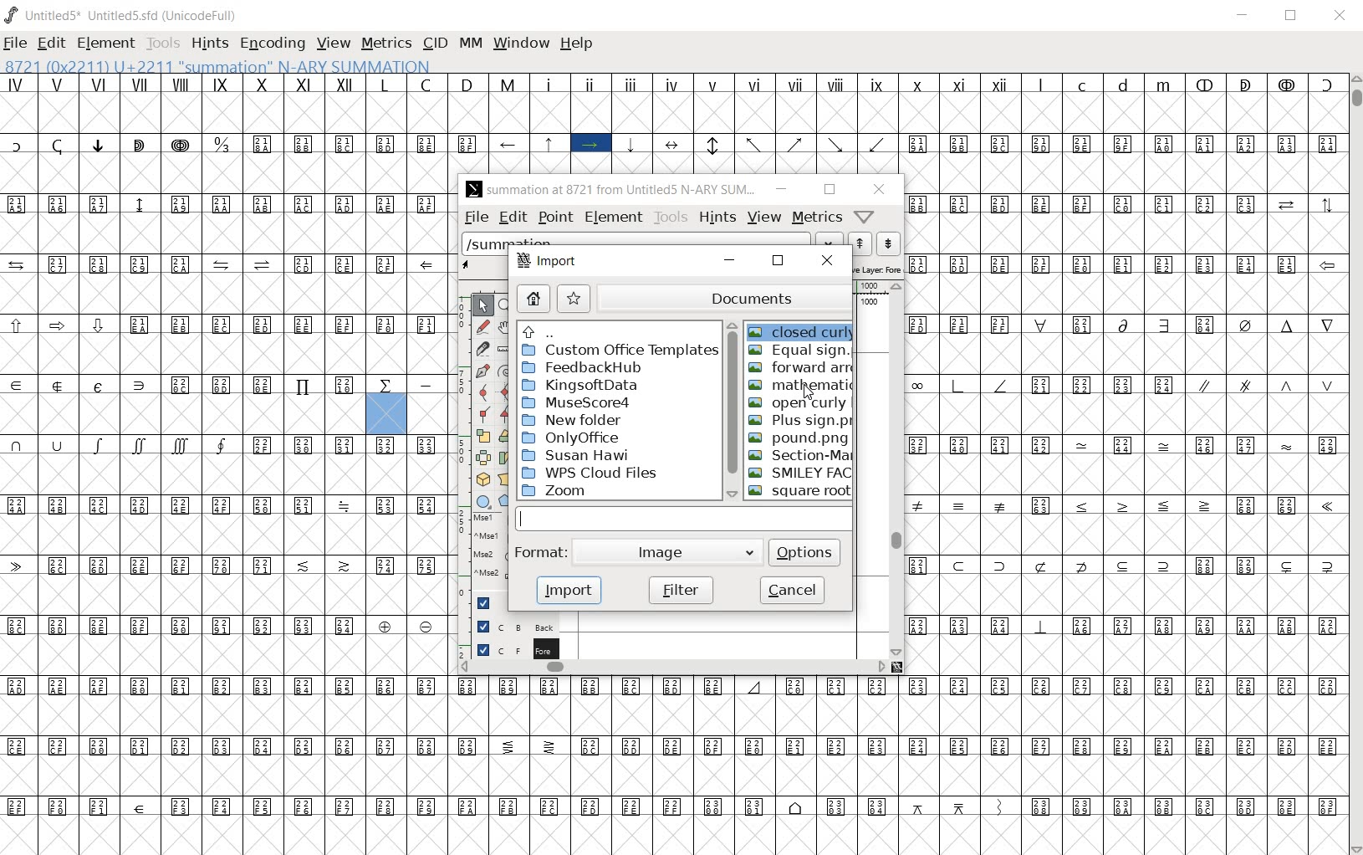 This screenshot has width=1363, height=855. What do you see at coordinates (506, 349) in the screenshot?
I see `measure a distance, angle between points` at bounding box center [506, 349].